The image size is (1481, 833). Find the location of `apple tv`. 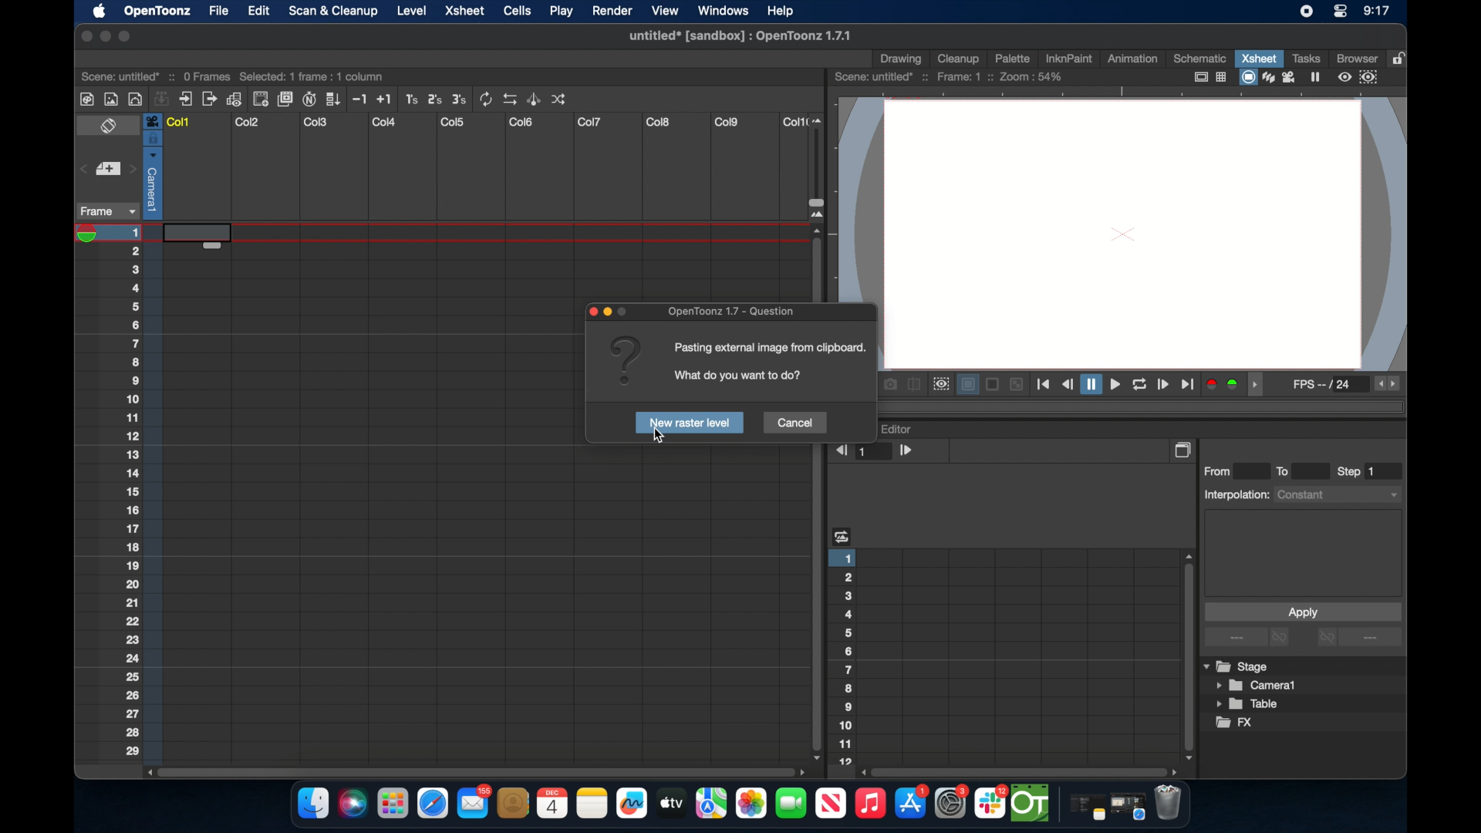

apple tv is located at coordinates (670, 803).